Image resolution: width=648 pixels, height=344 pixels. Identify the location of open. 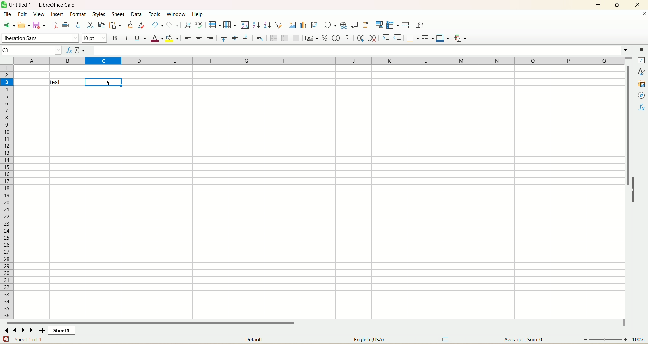
(24, 25).